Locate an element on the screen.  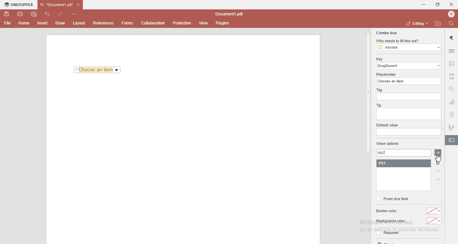
placeholder is located at coordinates (387, 74).